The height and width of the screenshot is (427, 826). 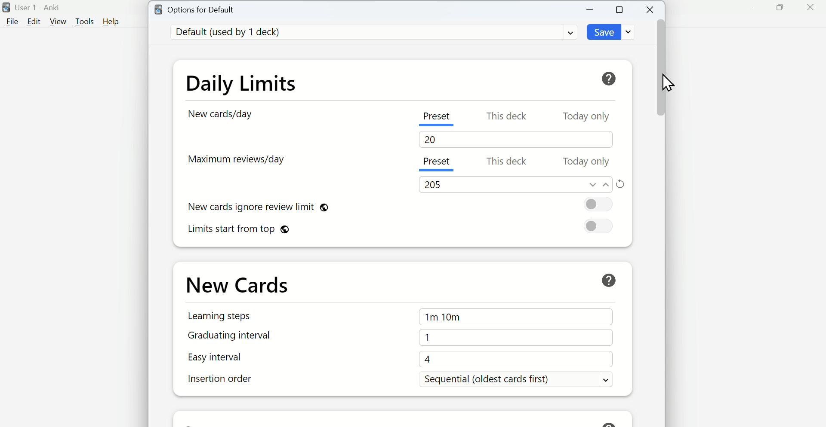 I want to click on 1, so click(x=516, y=338).